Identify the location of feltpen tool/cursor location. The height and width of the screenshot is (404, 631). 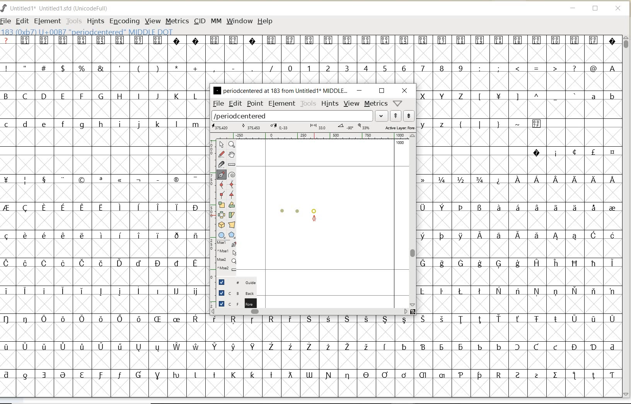
(314, 219).